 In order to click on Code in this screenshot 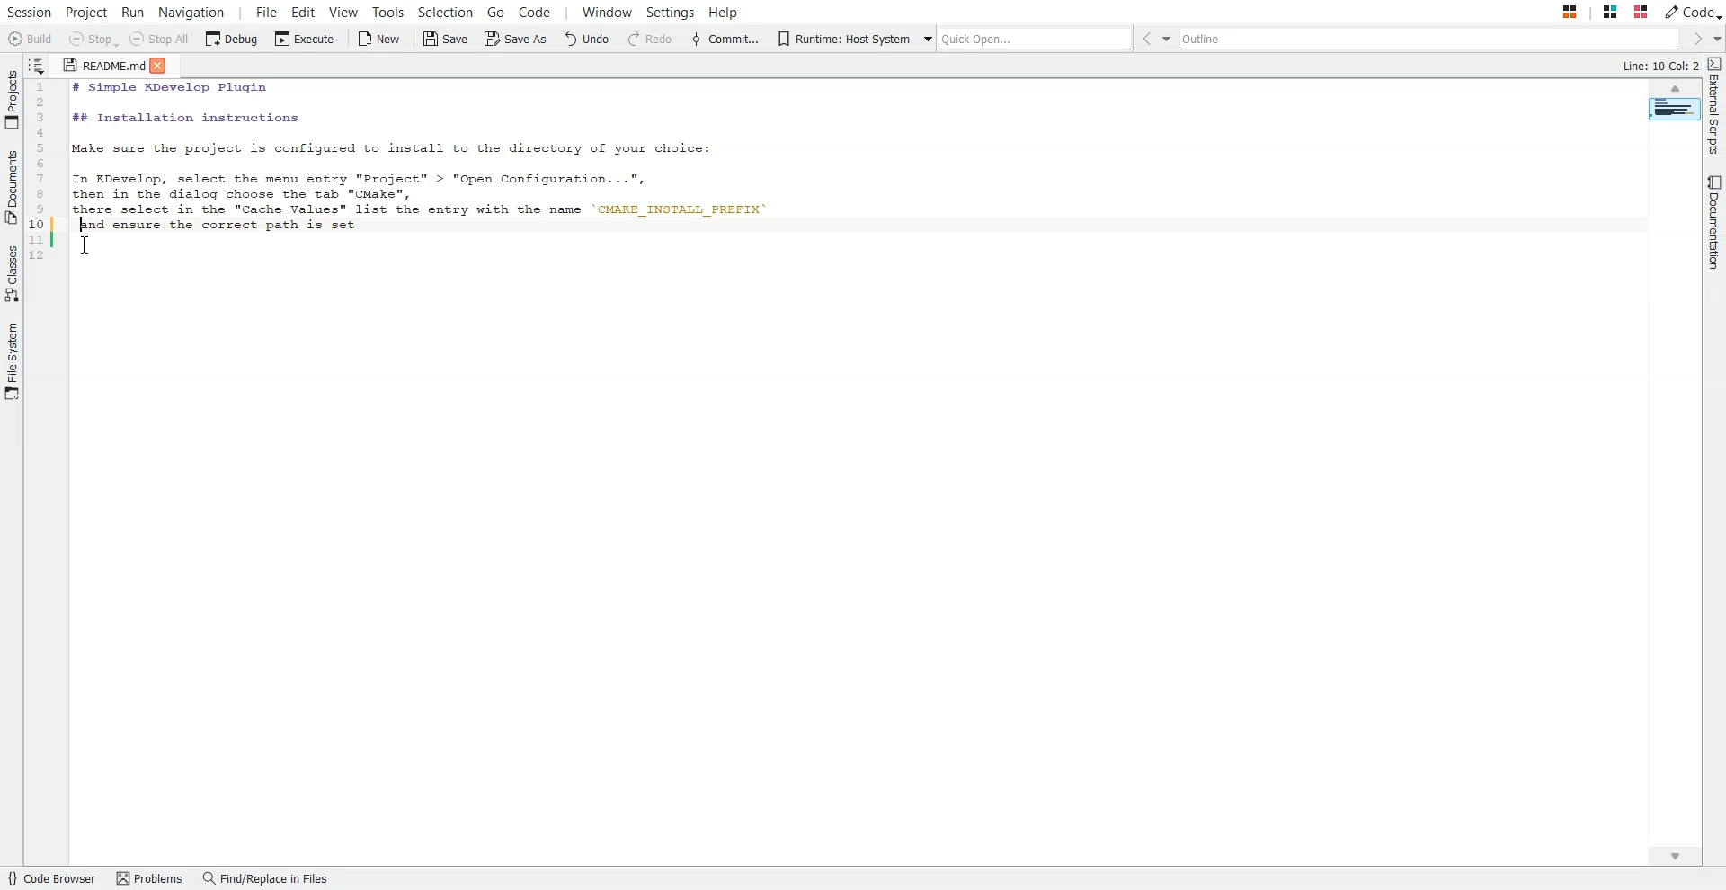, I will do `click(1693, 12)`.